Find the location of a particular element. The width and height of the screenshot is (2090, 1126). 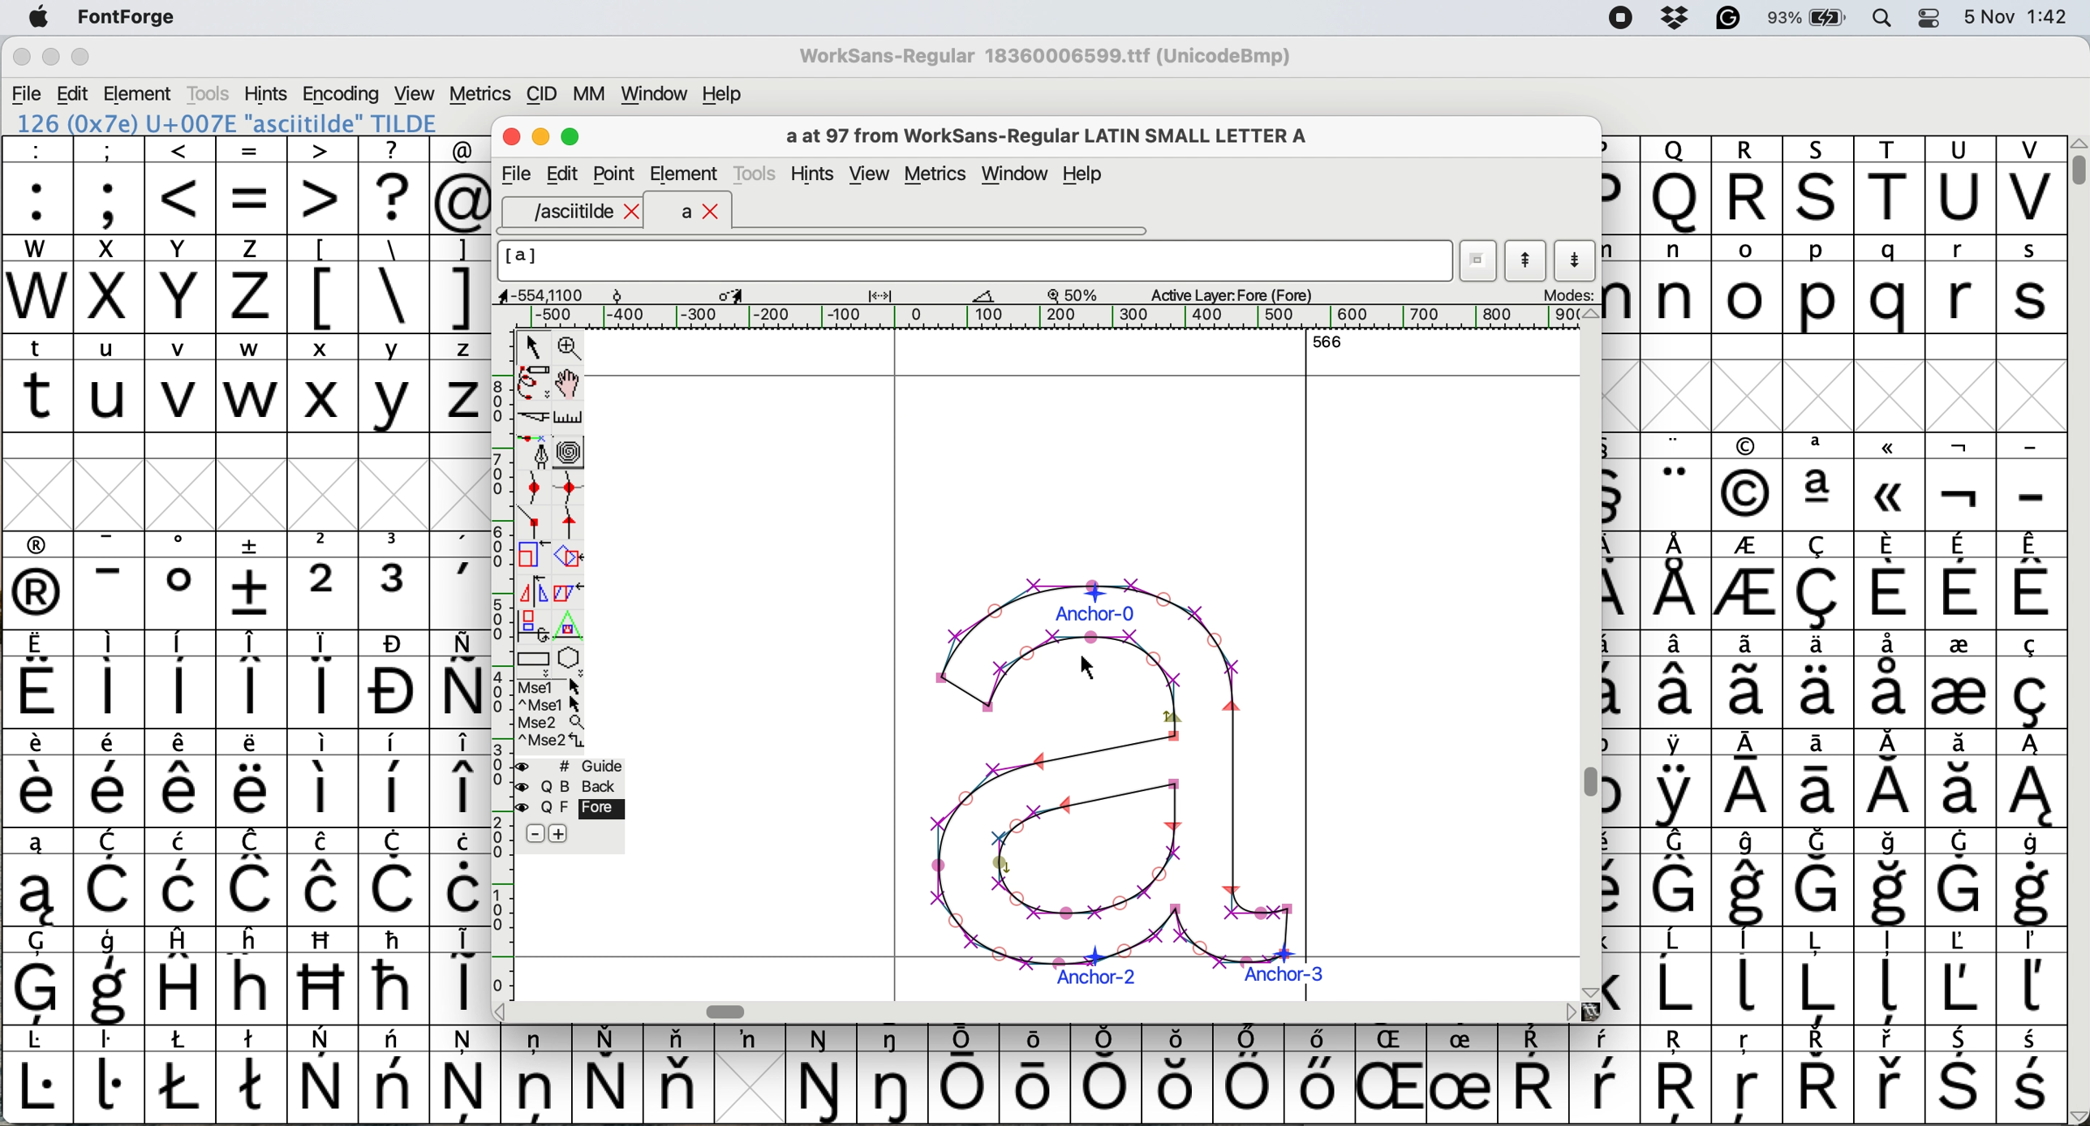

symbol is located at coordinates (749, 1039).